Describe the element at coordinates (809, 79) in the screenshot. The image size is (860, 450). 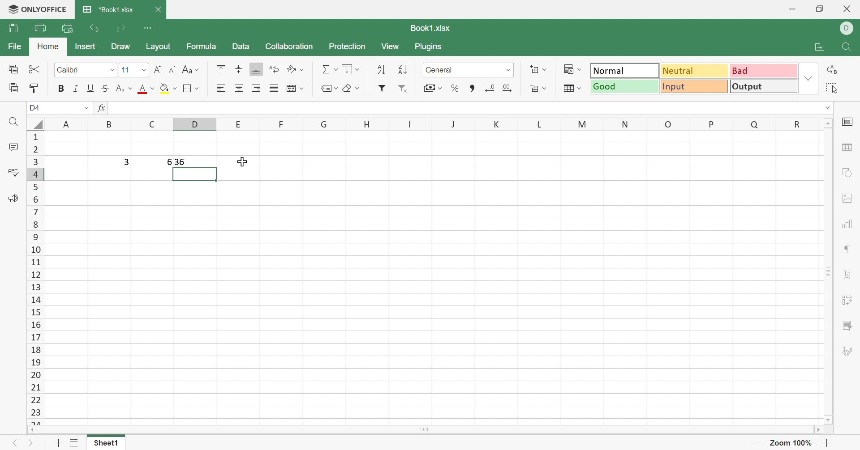
I see `Drop down` at that location.